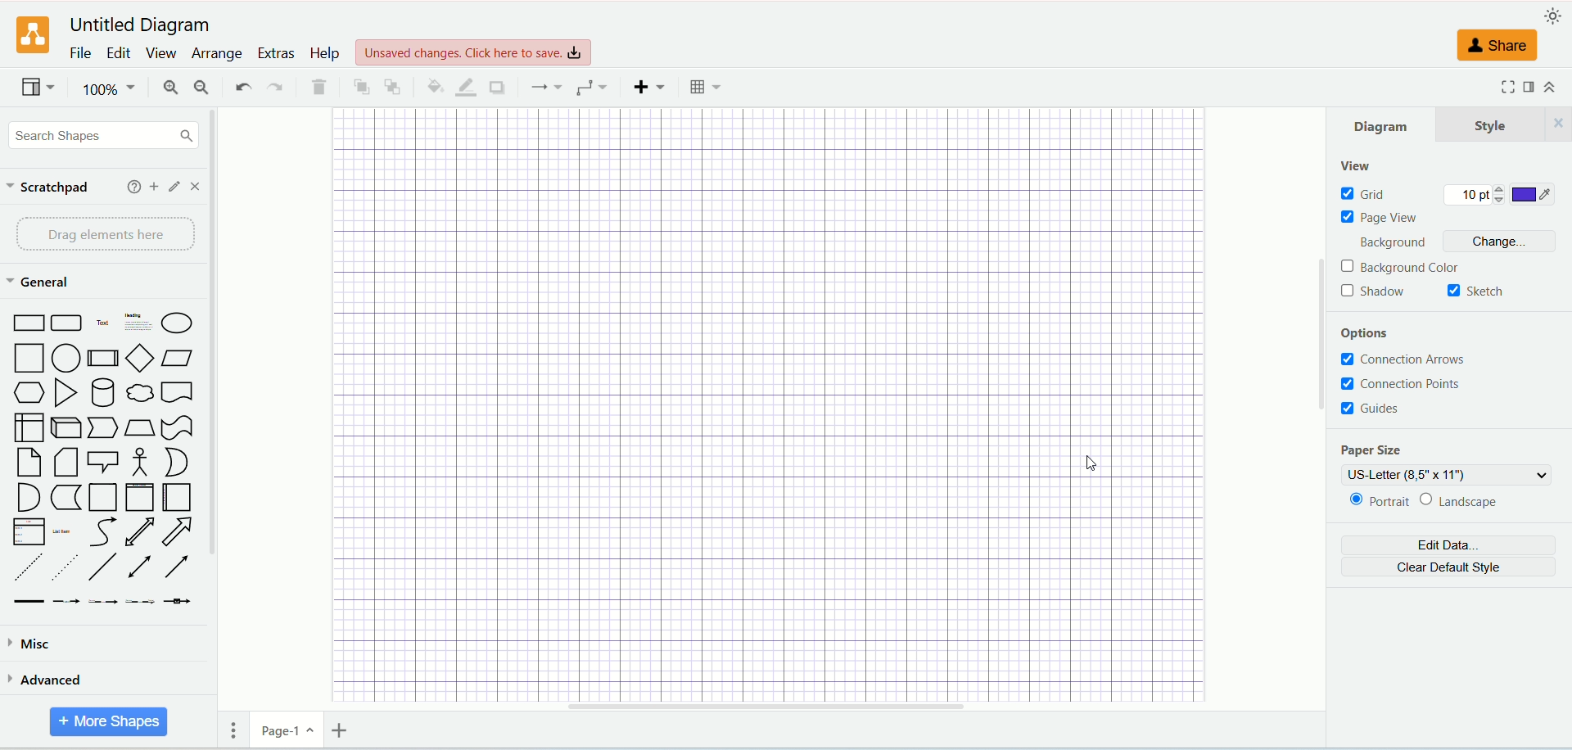  Describe the element at coordinates (47, 679) in the screenshot. I see `advanced` at that location.